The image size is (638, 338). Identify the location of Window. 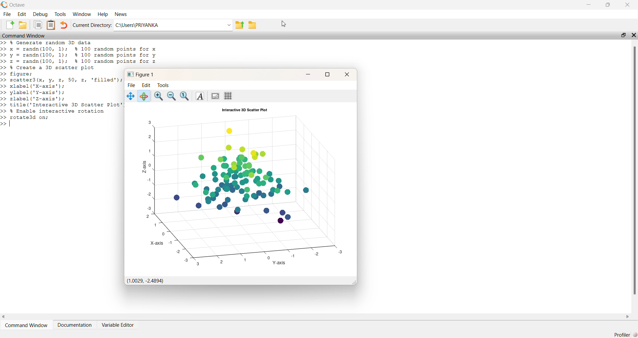
(83, 14).